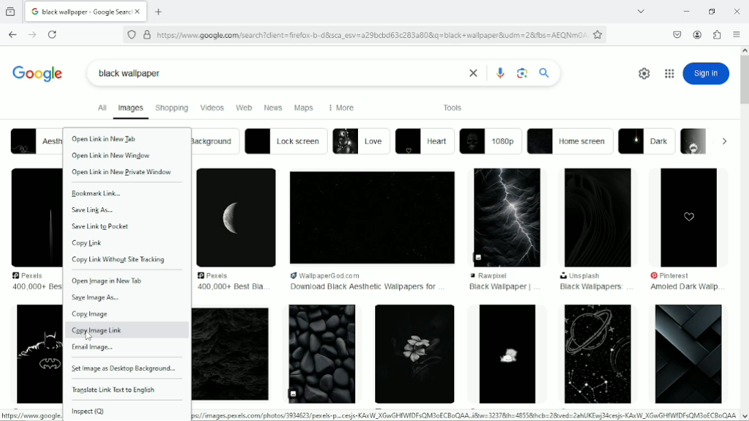 Image resolution: width=749 pixels, height=421 pixels. I want to click on Close, so click(737, 10).